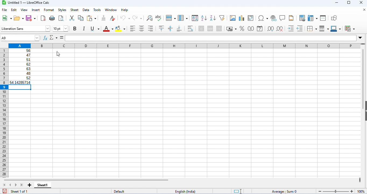 This screenshot has height=194, width=367. I want to click on conditional, so click(350, 28).